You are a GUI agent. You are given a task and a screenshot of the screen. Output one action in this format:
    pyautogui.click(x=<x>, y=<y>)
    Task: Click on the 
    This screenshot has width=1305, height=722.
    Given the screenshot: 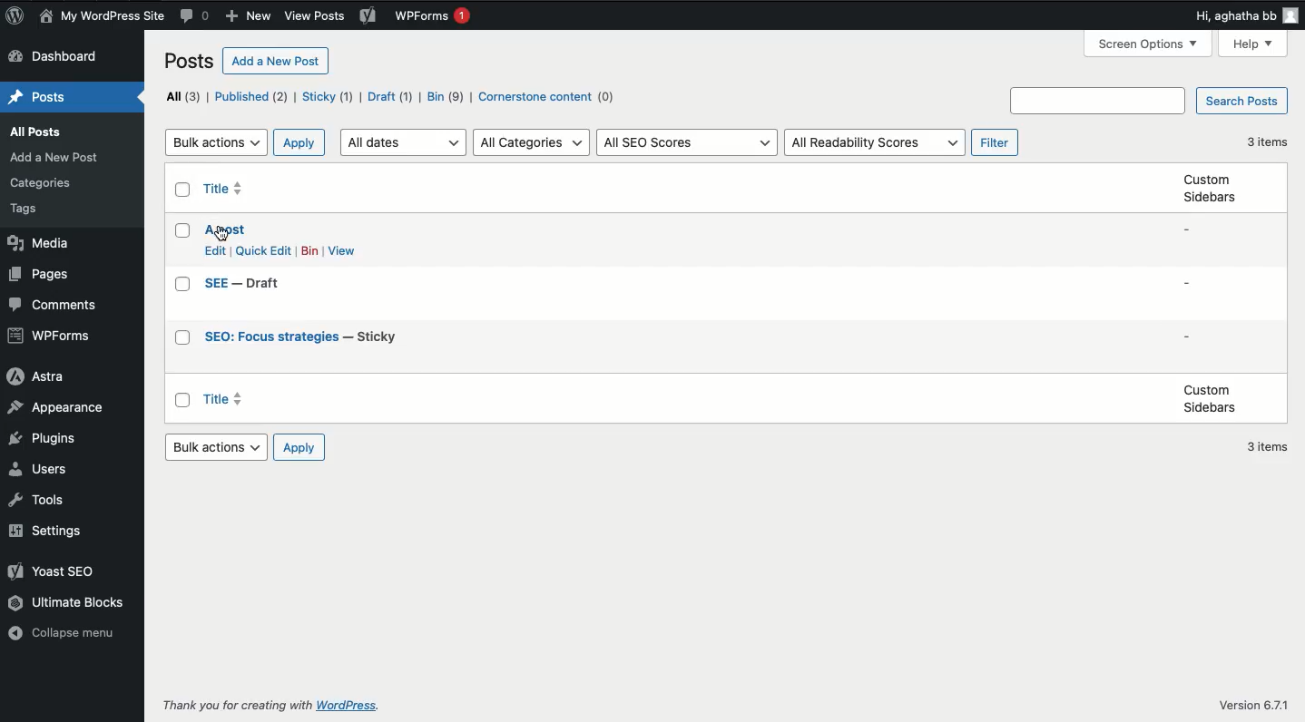 What is the action you would take?
    pyautogui.click(x=46, y=183)
    